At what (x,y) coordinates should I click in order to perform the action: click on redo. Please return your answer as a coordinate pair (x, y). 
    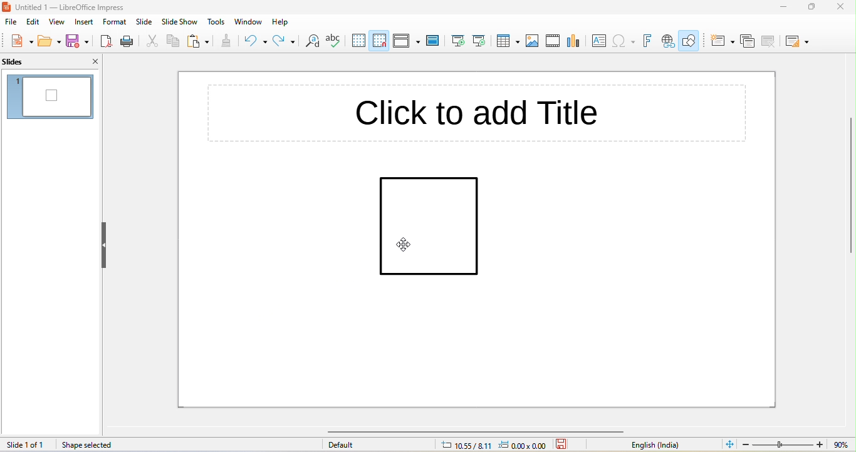
    Looking at the image, I should click on (284, 39).